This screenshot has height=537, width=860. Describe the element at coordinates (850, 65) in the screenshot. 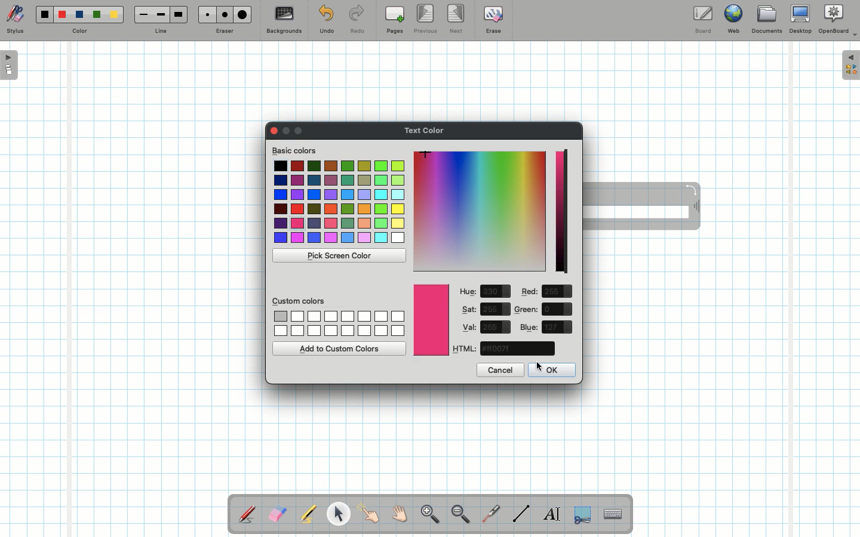

I see `Expand` at that location.